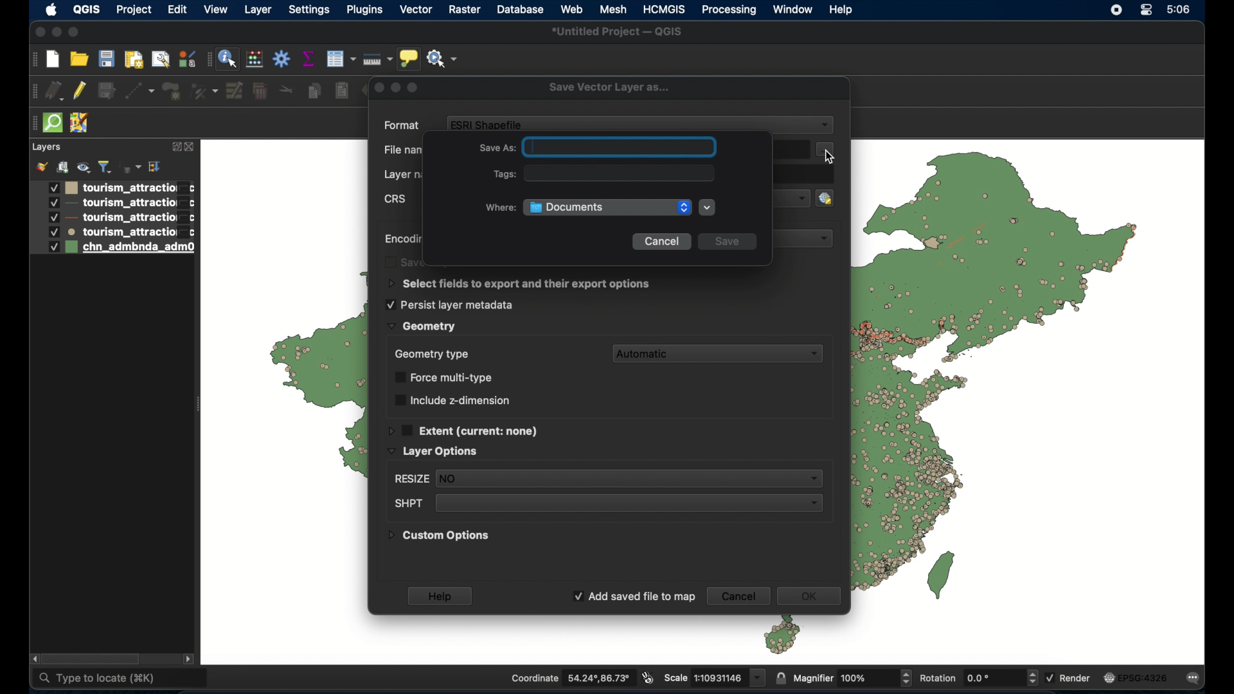 The image size is (1234, 694). Describe the element at coordinates (1180, 10) in the screenshot. I see `time` at that location.